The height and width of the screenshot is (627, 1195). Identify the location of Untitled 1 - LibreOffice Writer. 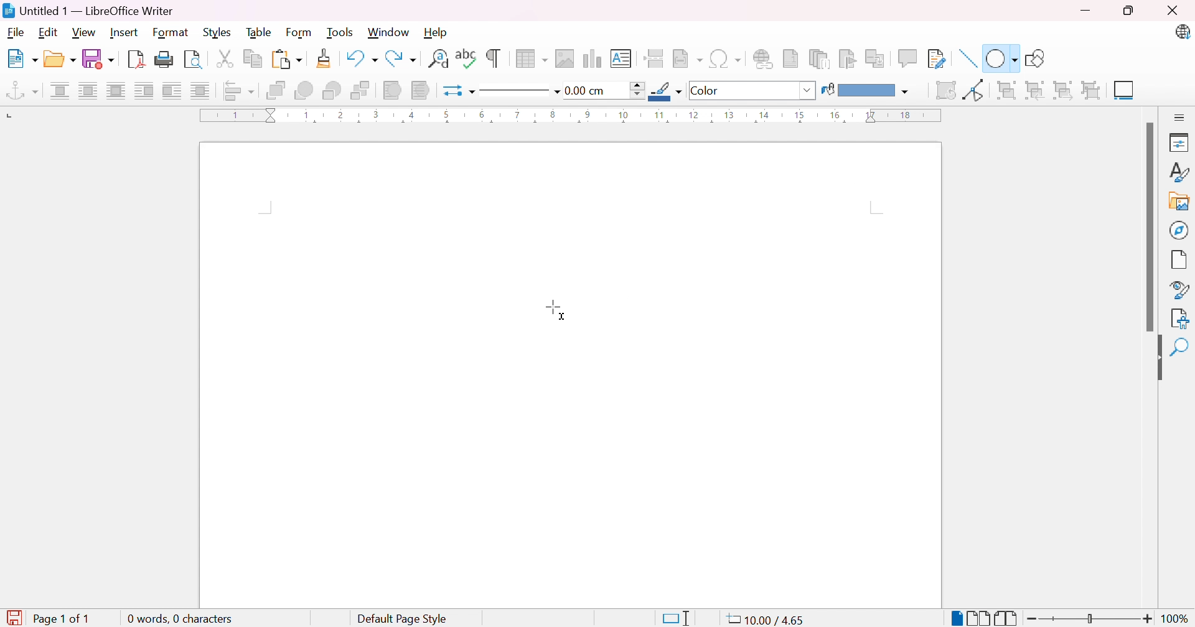
(88, 11).